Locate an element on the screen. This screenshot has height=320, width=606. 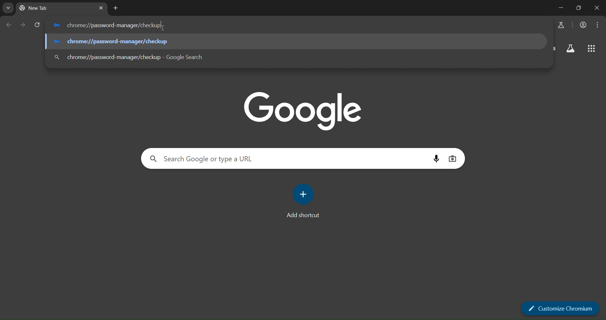
close tab is located at coordinates (102, 8).